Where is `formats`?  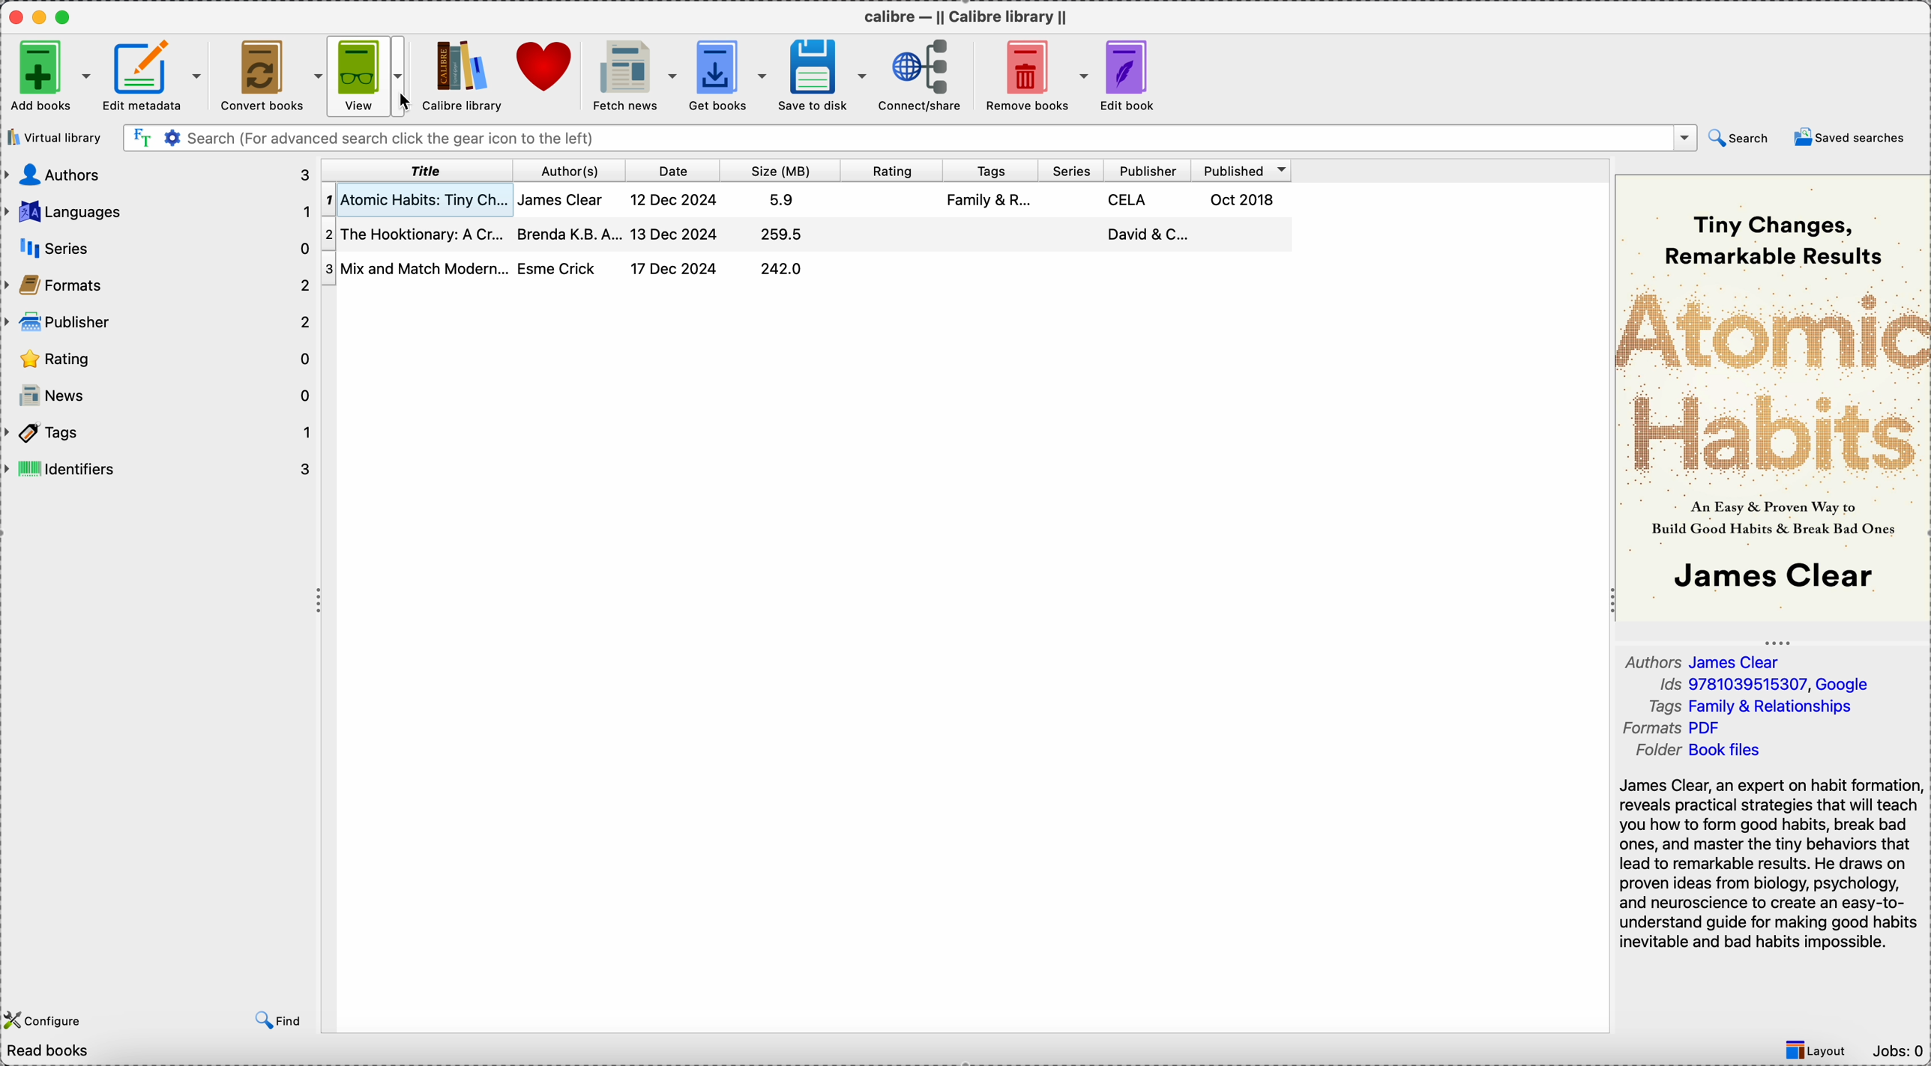
formats is located at coordinates (158, 283).